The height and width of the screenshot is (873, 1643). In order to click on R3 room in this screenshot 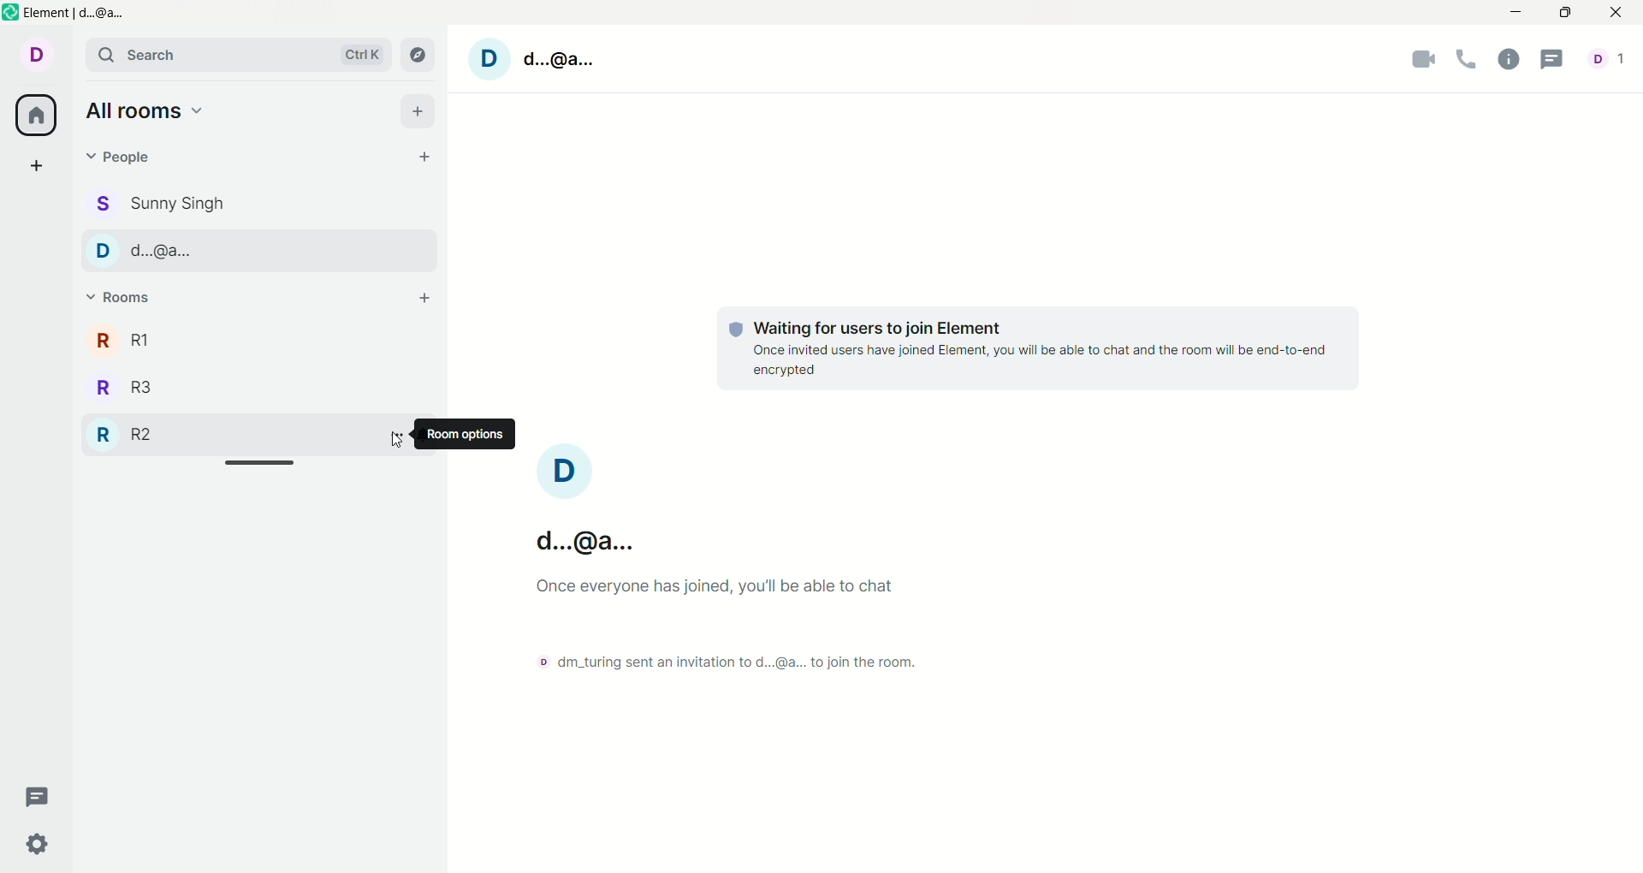, I will do `click(151, 387)`.